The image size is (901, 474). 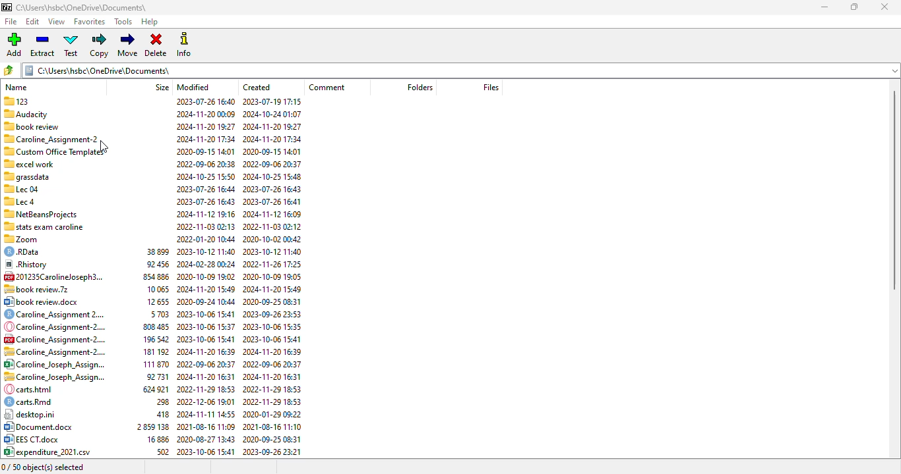 I want to click on 624921, so click(x=152, y=389).